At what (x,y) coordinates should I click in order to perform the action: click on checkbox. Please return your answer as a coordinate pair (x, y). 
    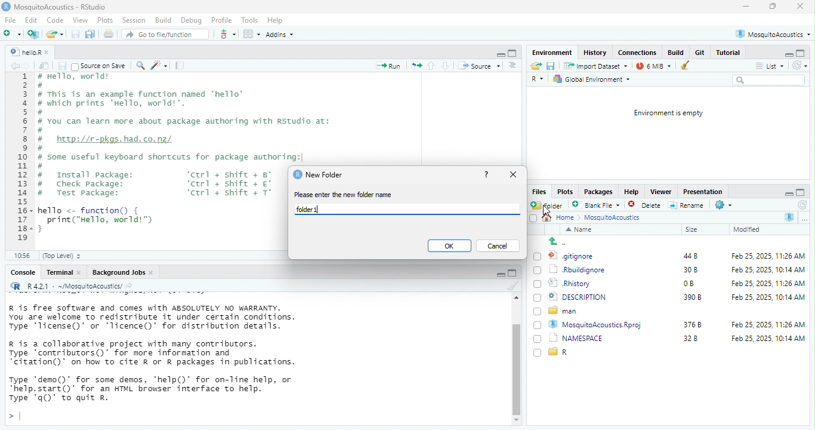
    Looking at the image, I should click on (537, 325).